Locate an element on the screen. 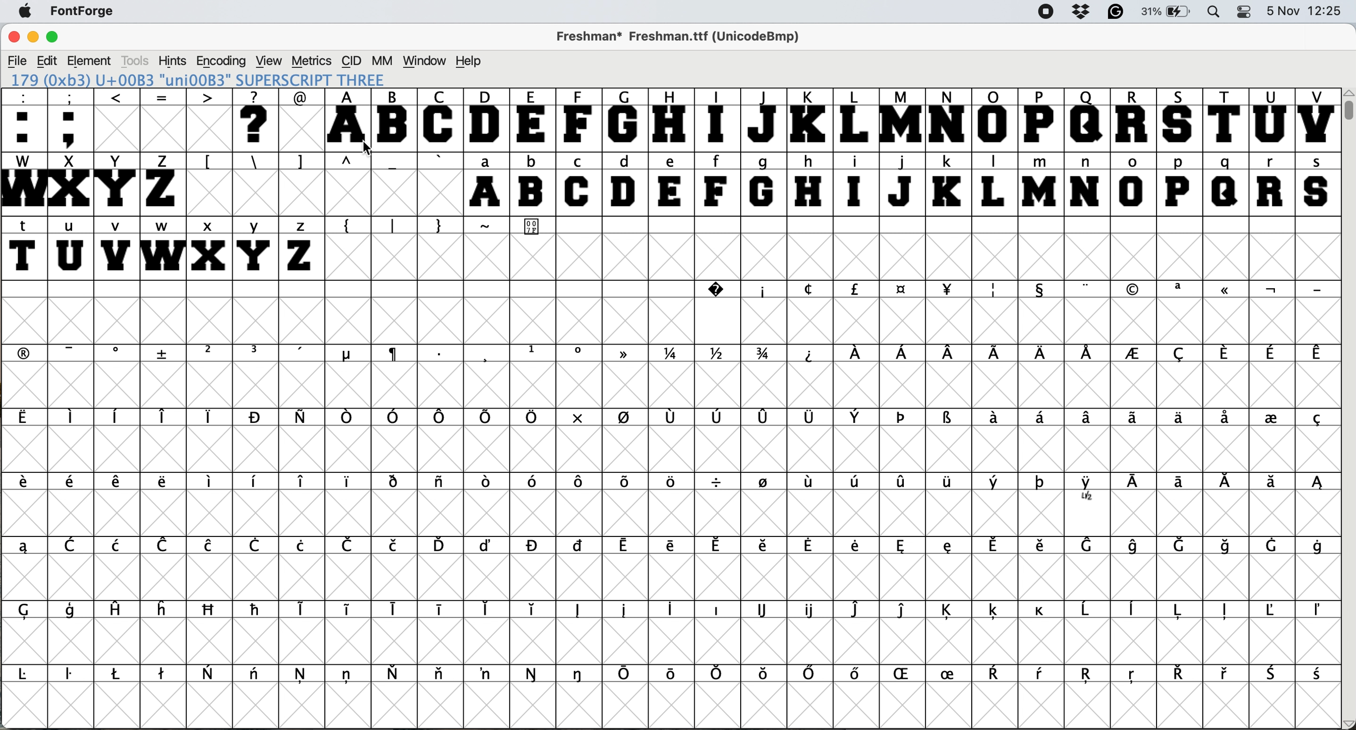 This screenshot has height=730, width=1356. symbol is located at coordinates (1272, 416).